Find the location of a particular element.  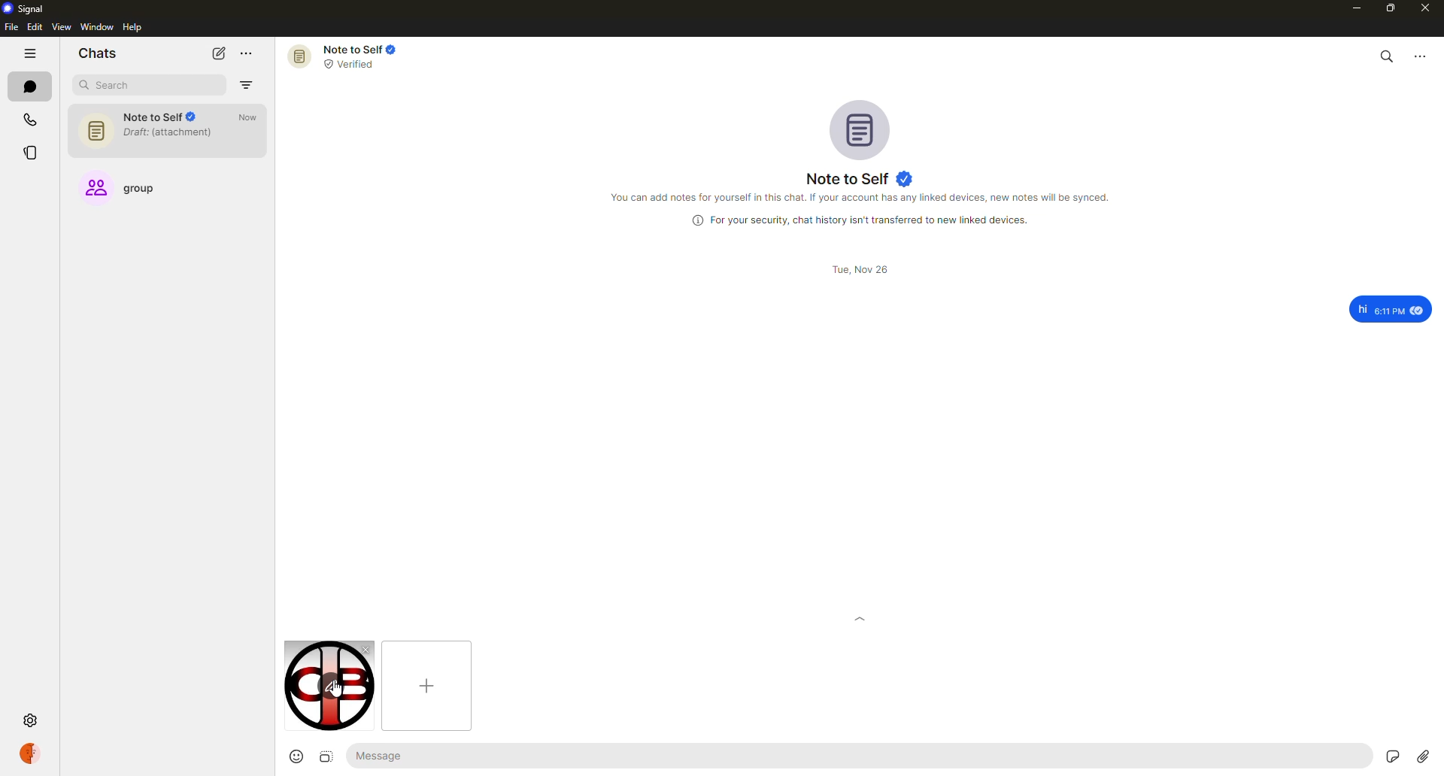

window is located at coordinates (97, 27).